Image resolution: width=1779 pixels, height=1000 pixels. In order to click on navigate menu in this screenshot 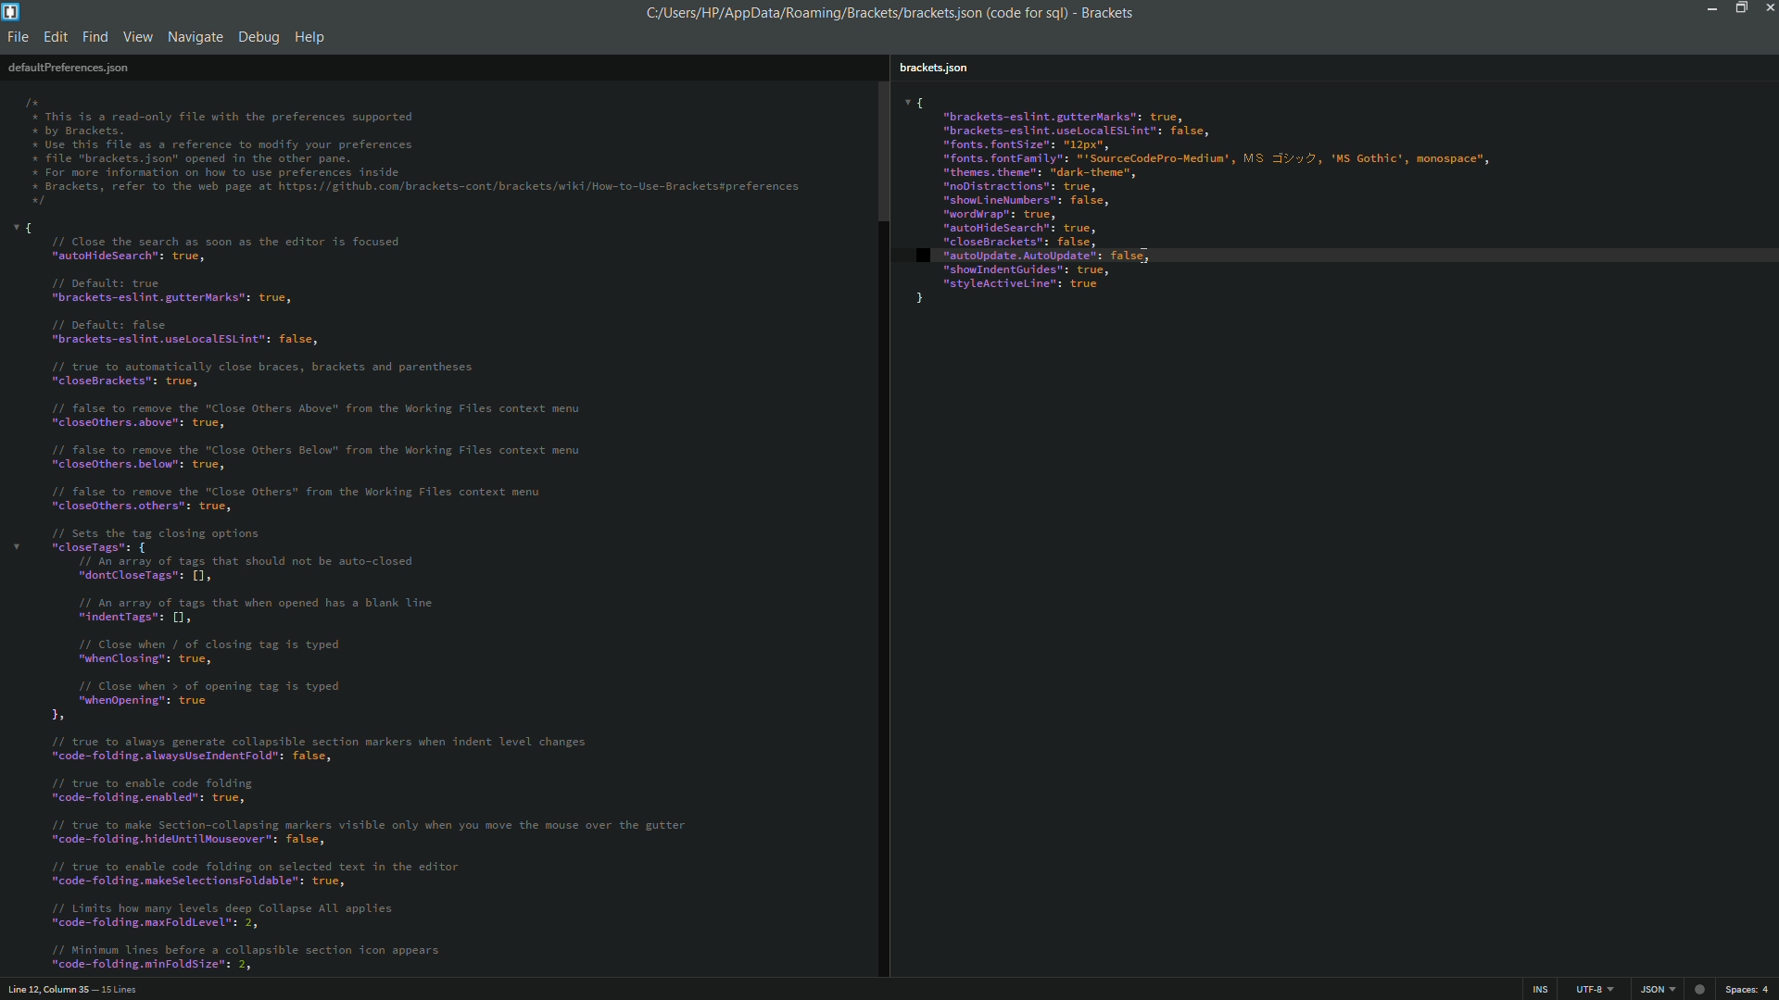, I will do `click(194, 37)`.